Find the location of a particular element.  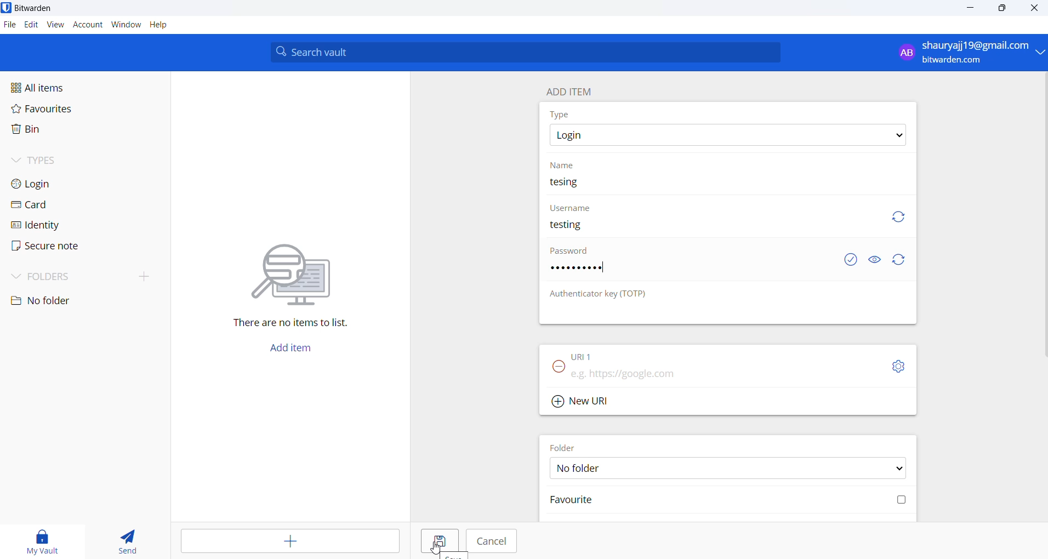

toggle options is located at coordinates (898, 366).